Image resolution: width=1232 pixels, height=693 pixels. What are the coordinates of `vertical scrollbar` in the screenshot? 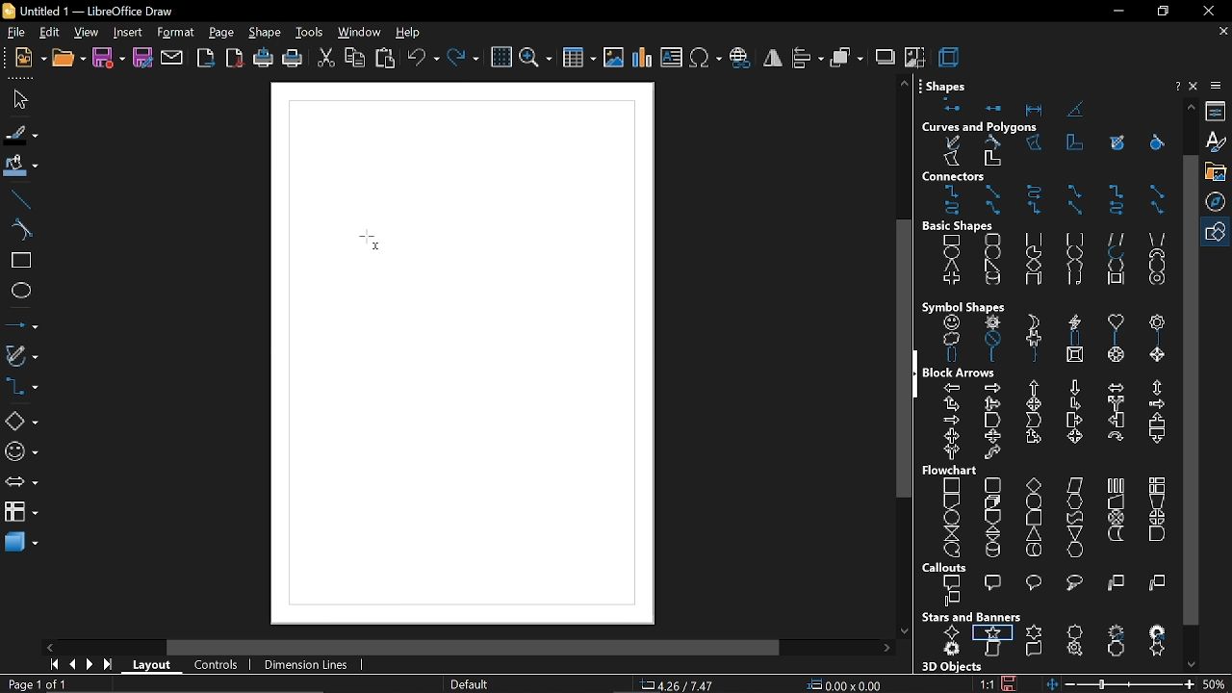 It's located at (1191, 390).